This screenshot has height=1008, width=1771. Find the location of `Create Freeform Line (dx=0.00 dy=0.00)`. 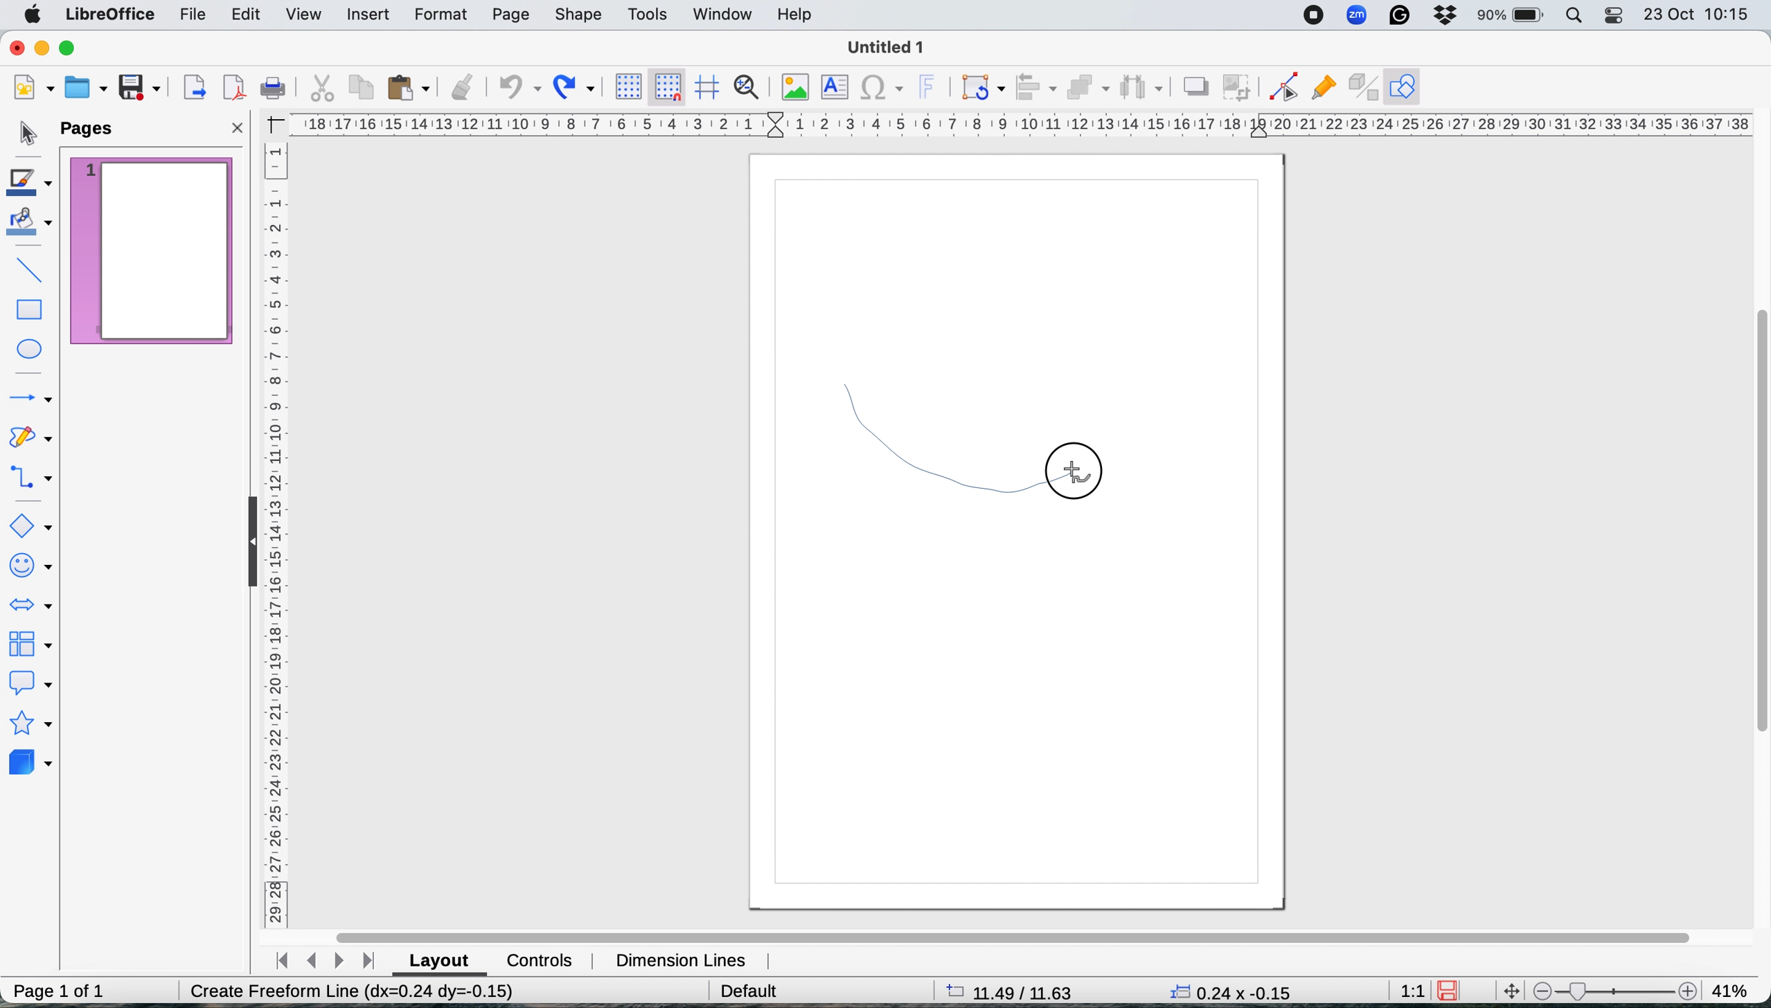

Create Freeform Line (dx=0.00 dy=0.00) is located at coordinates (351, 990).